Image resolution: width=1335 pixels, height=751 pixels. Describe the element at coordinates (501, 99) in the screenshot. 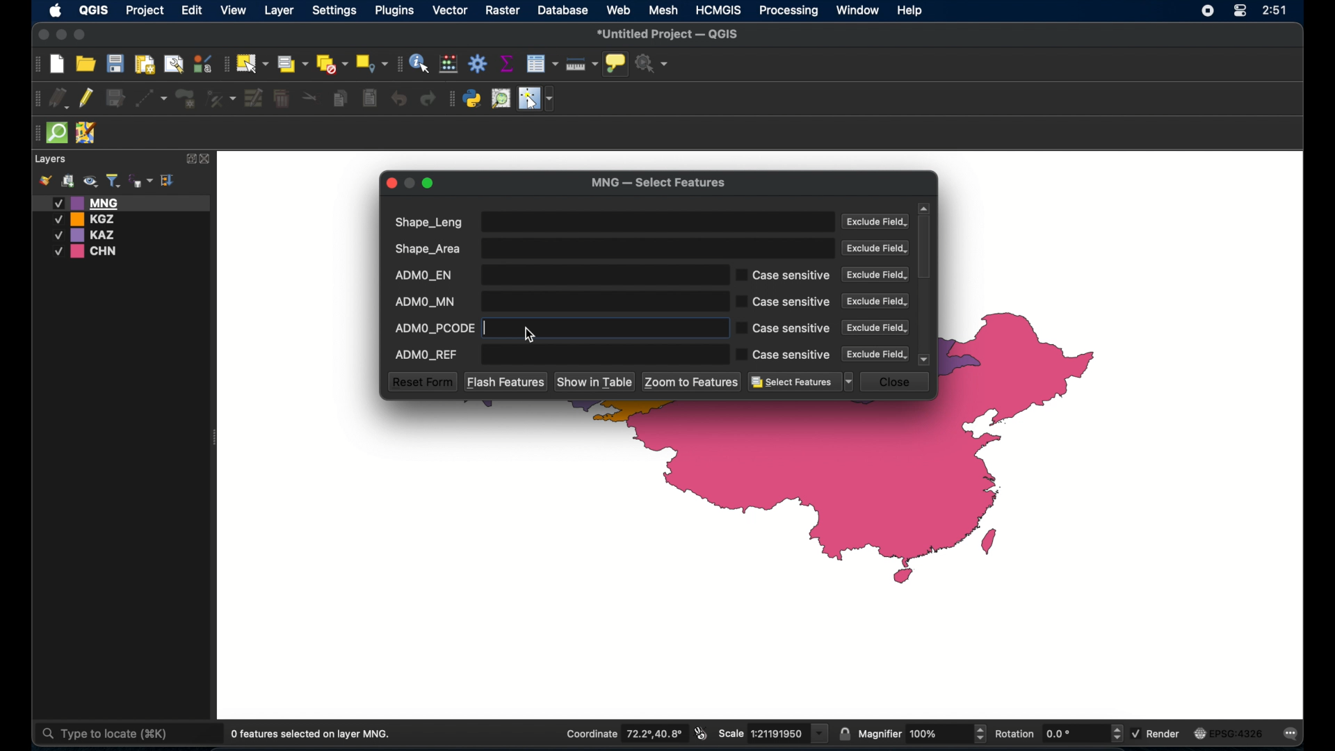

I see `osm place search` at that location.